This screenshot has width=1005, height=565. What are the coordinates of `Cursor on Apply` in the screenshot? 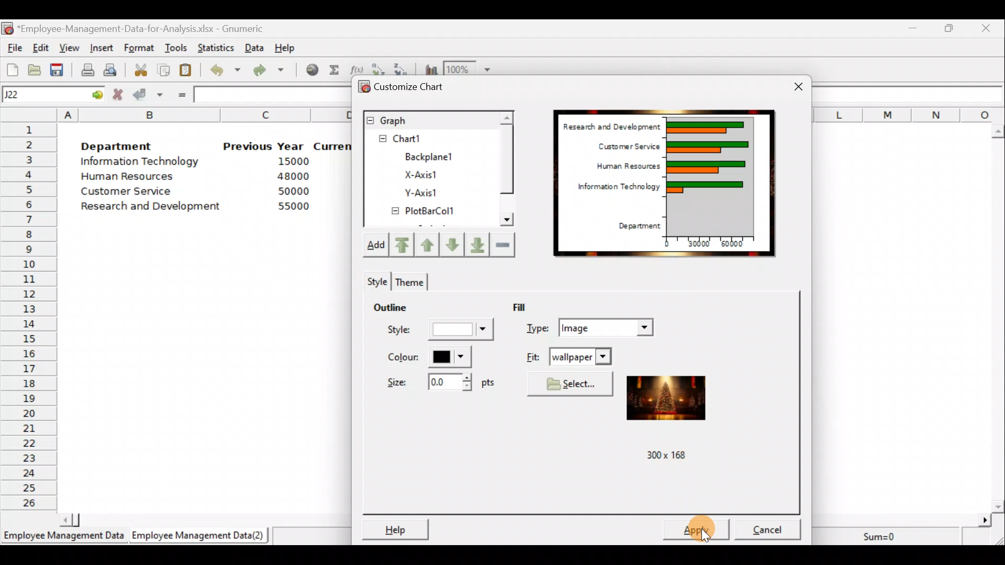 It's located at (712, 528).